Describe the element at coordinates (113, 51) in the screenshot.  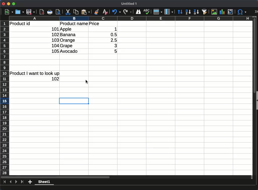
I see `5` at that location.